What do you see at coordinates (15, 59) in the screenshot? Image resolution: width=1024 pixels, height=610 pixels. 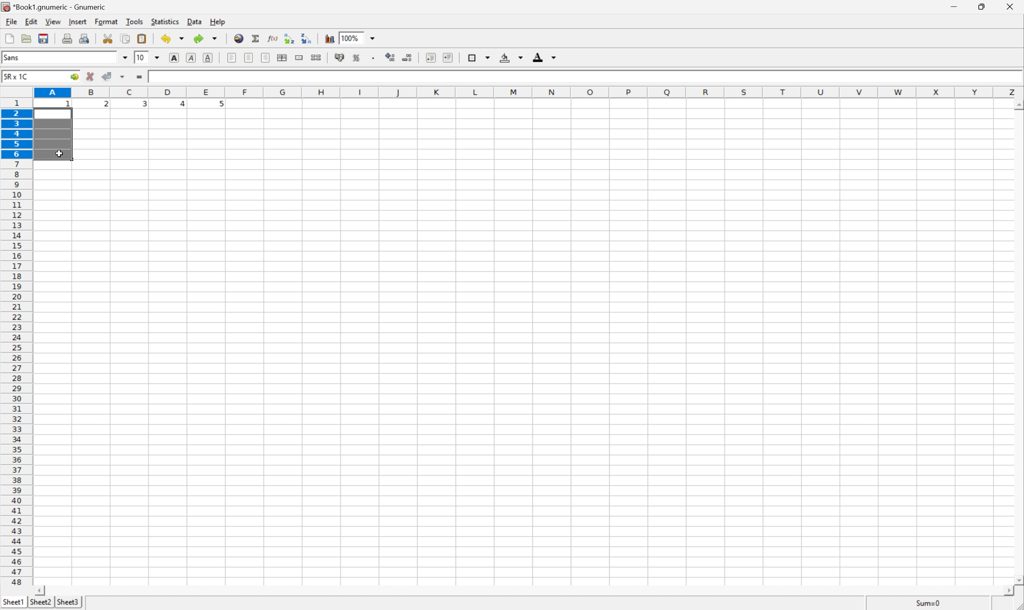 I see `font` at bounding box center [15, 59].